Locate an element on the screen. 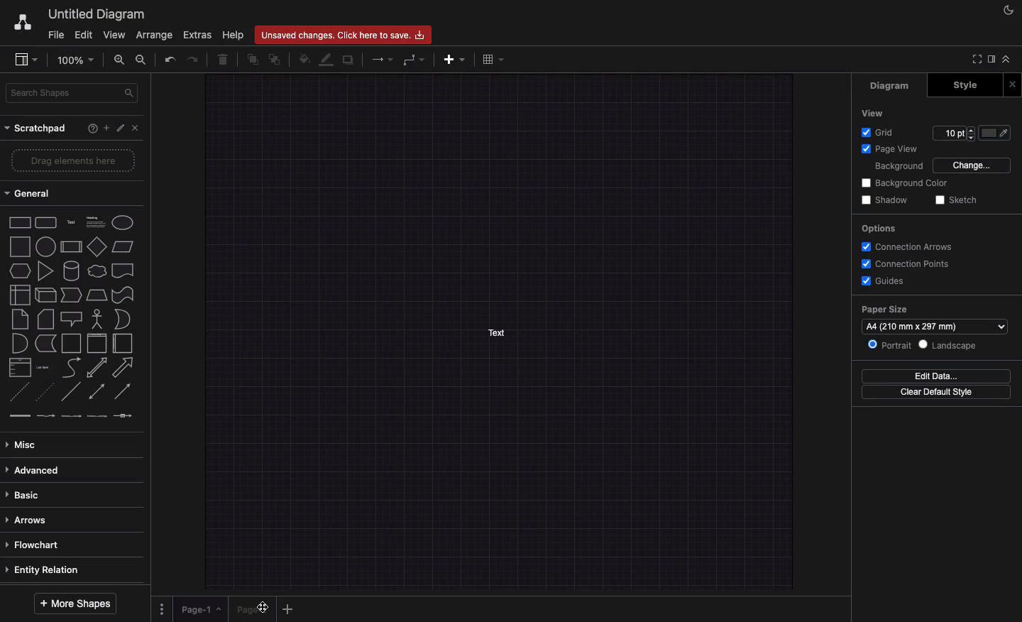 The image size is (1022, 622). To front is located at coordinates (252, 59).